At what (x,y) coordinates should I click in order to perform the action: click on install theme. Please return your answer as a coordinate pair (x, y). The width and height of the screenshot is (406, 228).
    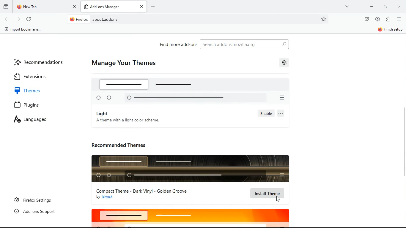
    Looking at the image, I should click on (268, 194).